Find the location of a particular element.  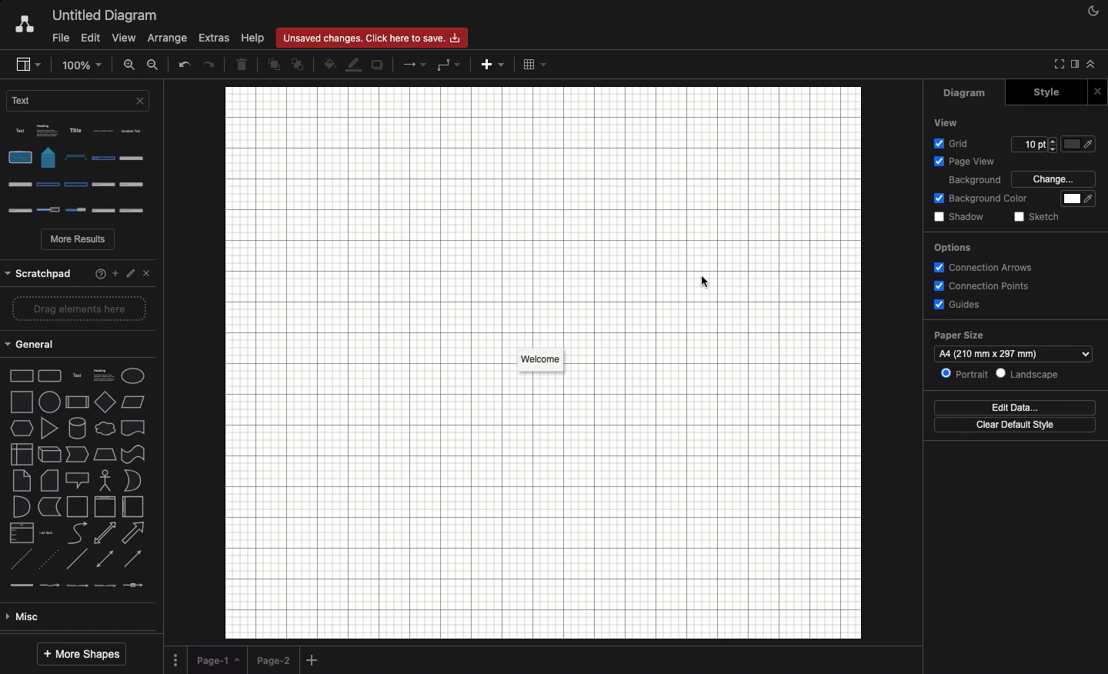

To back is located at coordinates (297, 64).